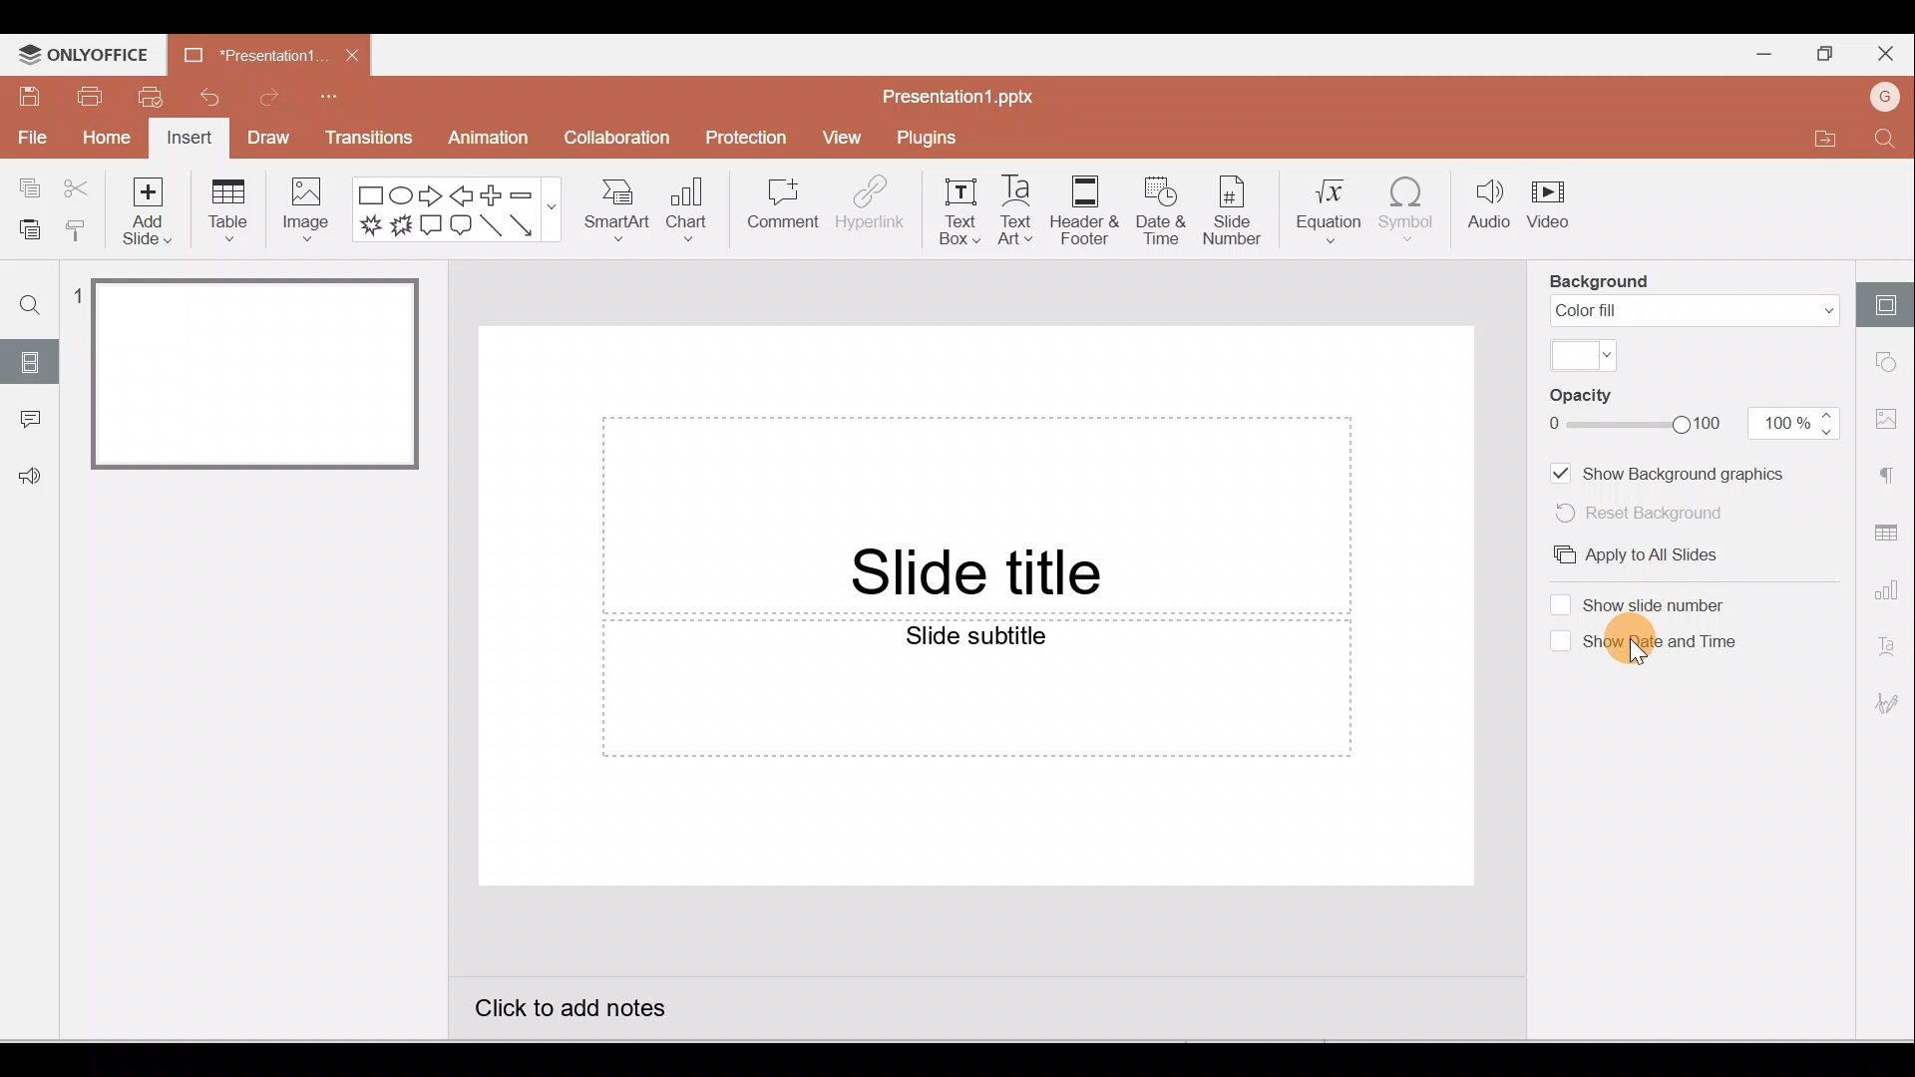 Image resolution: width=1915 pixels, height=1077 pixels. I want to click on Maximise, so click(1820, 54).